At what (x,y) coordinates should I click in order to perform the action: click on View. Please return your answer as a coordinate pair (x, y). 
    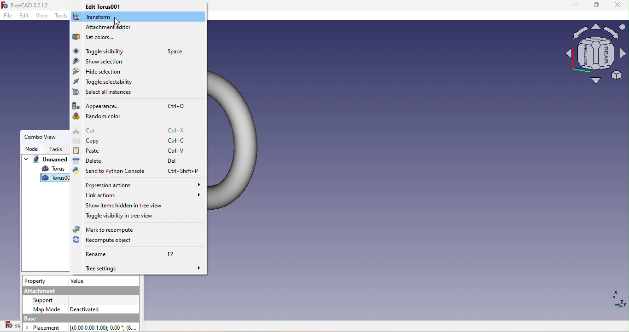
    Looking at the image, I should click on (42, 16).